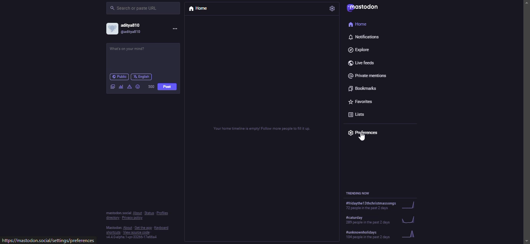  I want to click on trending, so click(381, 235).